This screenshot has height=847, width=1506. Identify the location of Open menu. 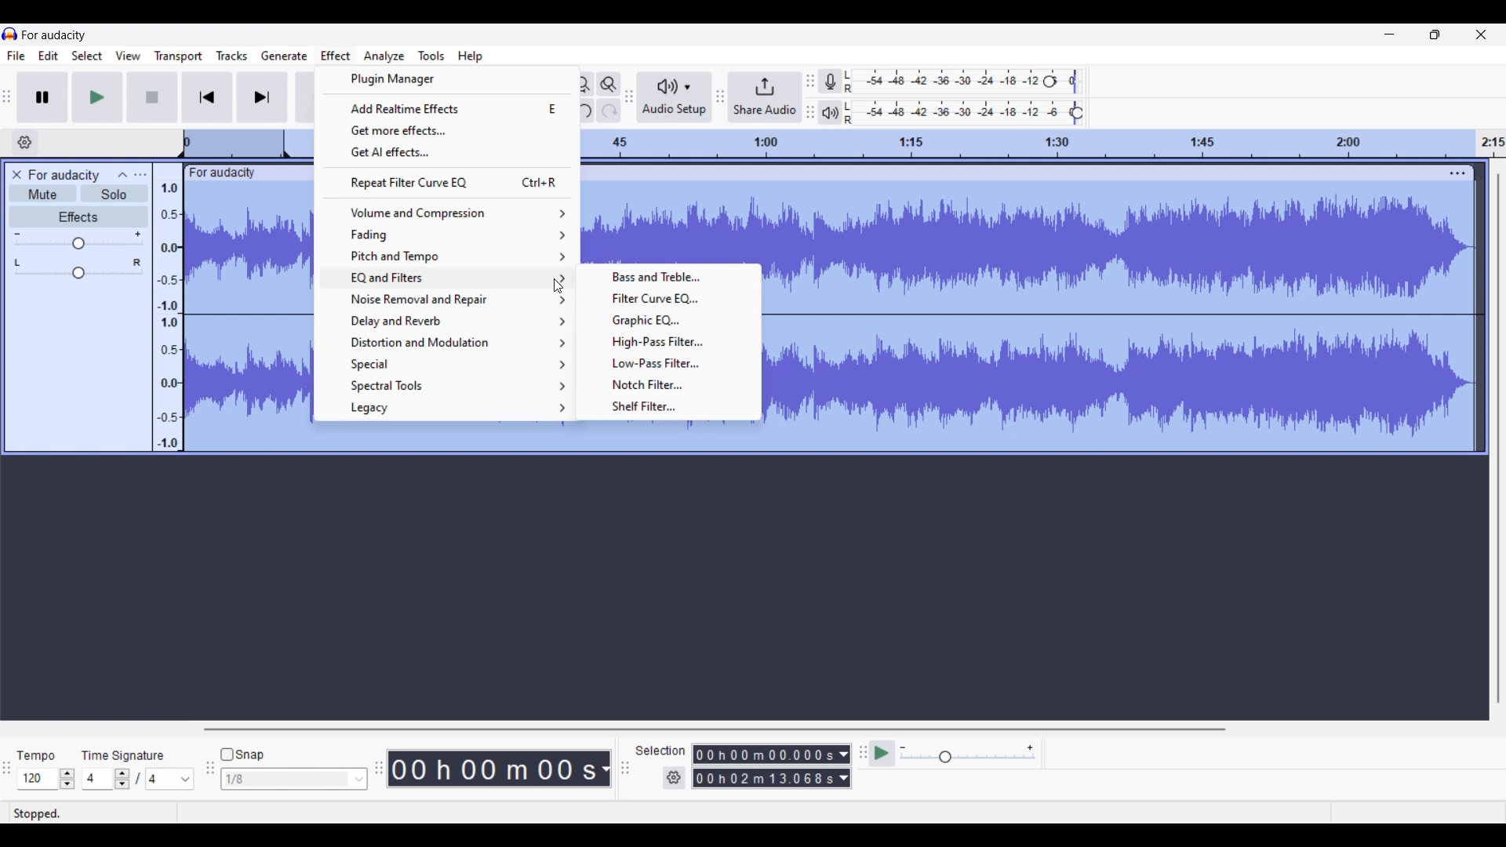
(140, 174).